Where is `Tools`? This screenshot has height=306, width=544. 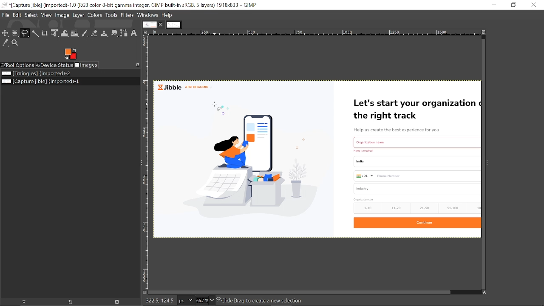 Tools is located at coordinates (111, 15).